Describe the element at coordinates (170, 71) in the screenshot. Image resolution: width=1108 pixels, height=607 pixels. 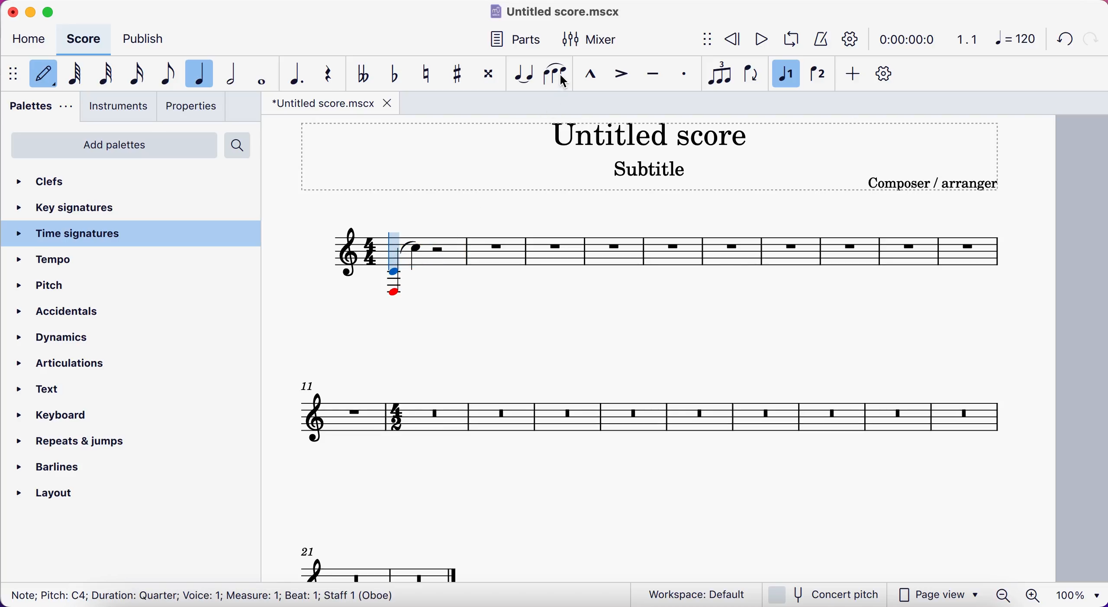
I see `8th note` at that location.